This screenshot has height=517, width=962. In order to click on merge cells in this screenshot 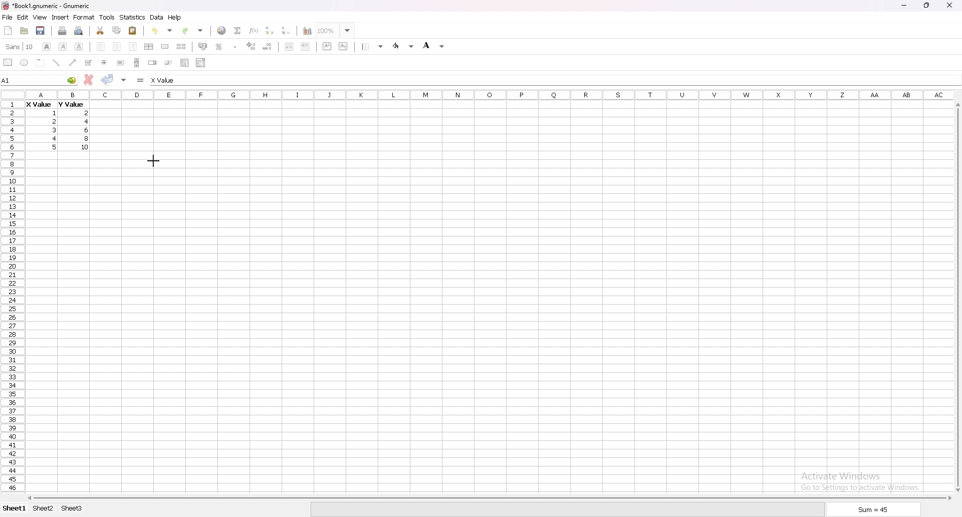, I will do `click(165, 47)`.